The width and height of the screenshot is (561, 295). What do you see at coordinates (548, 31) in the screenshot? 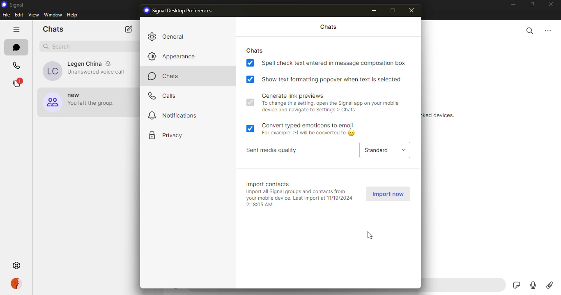
I see `more` at bounding box center [548, 31].